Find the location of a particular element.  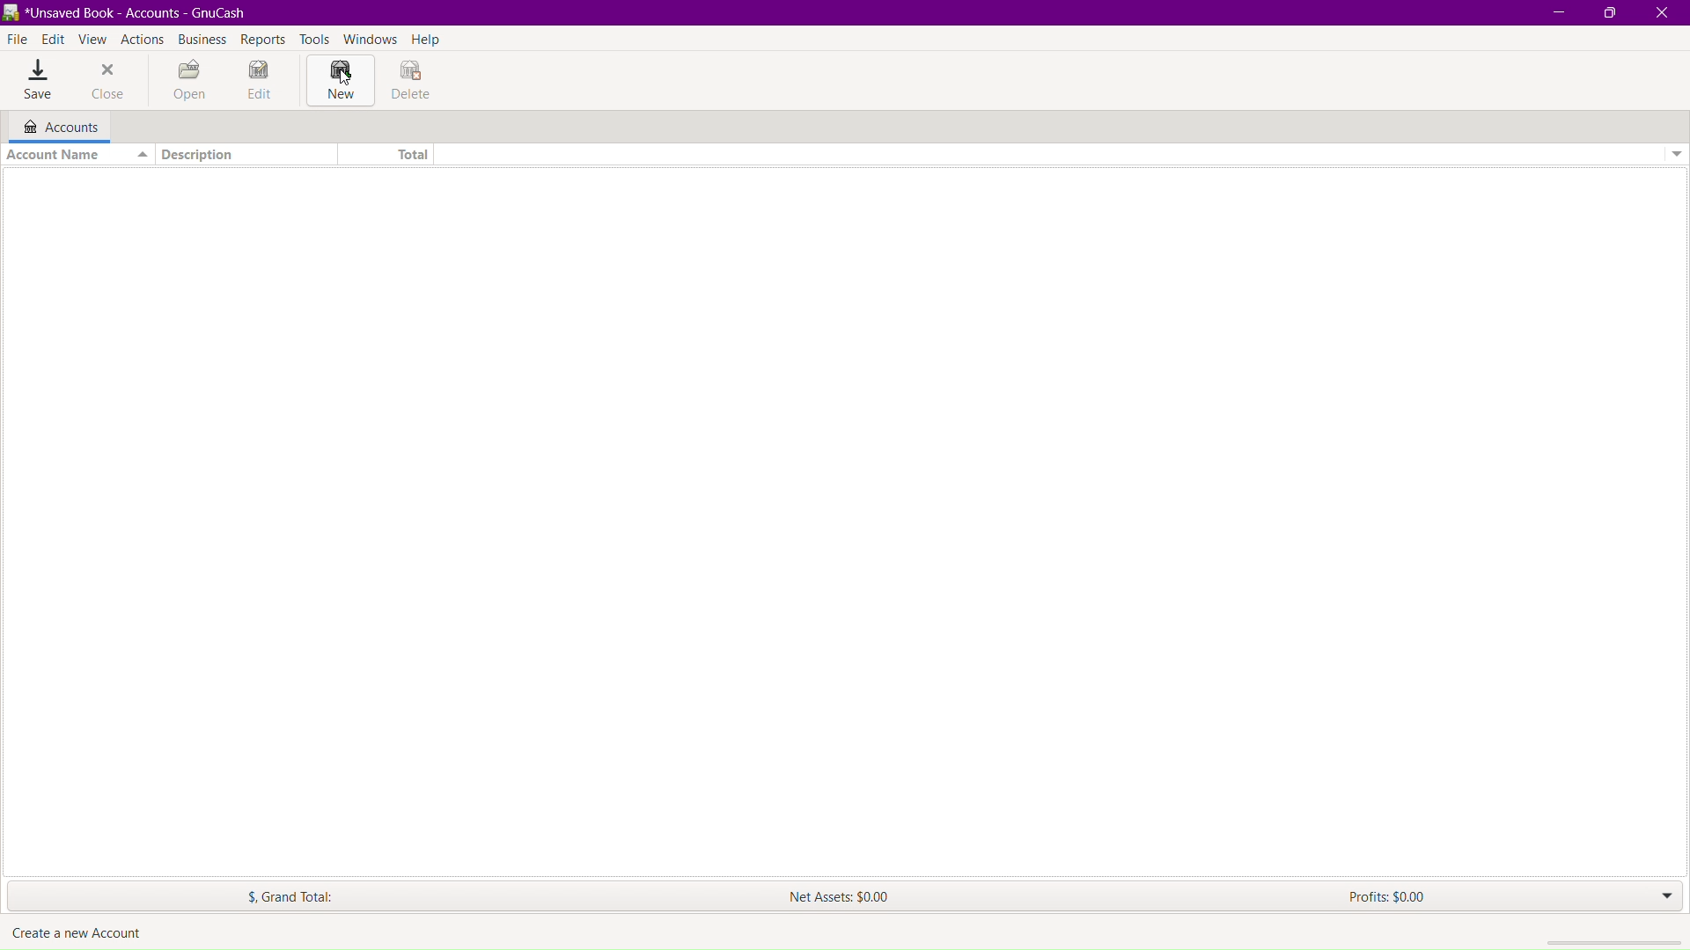

Help is located at coordinates (429, 37).